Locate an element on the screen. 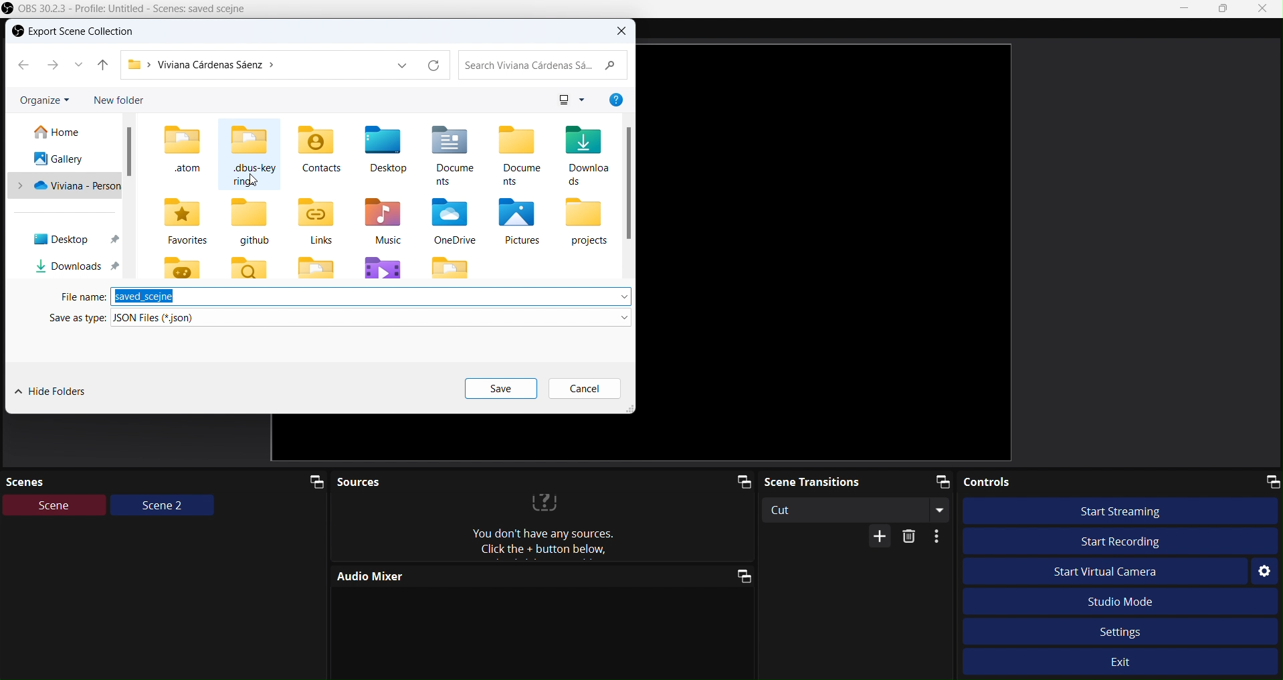 The width and height of the screenshot is (1283, 680). Downloa
ds is located at coordinates (586, 153).